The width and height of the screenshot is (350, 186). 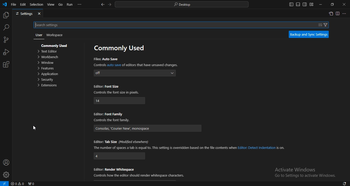 What do you see at coordinates (344, 4) in the screenshot?
I see `close` at bounding box center [344, 4].